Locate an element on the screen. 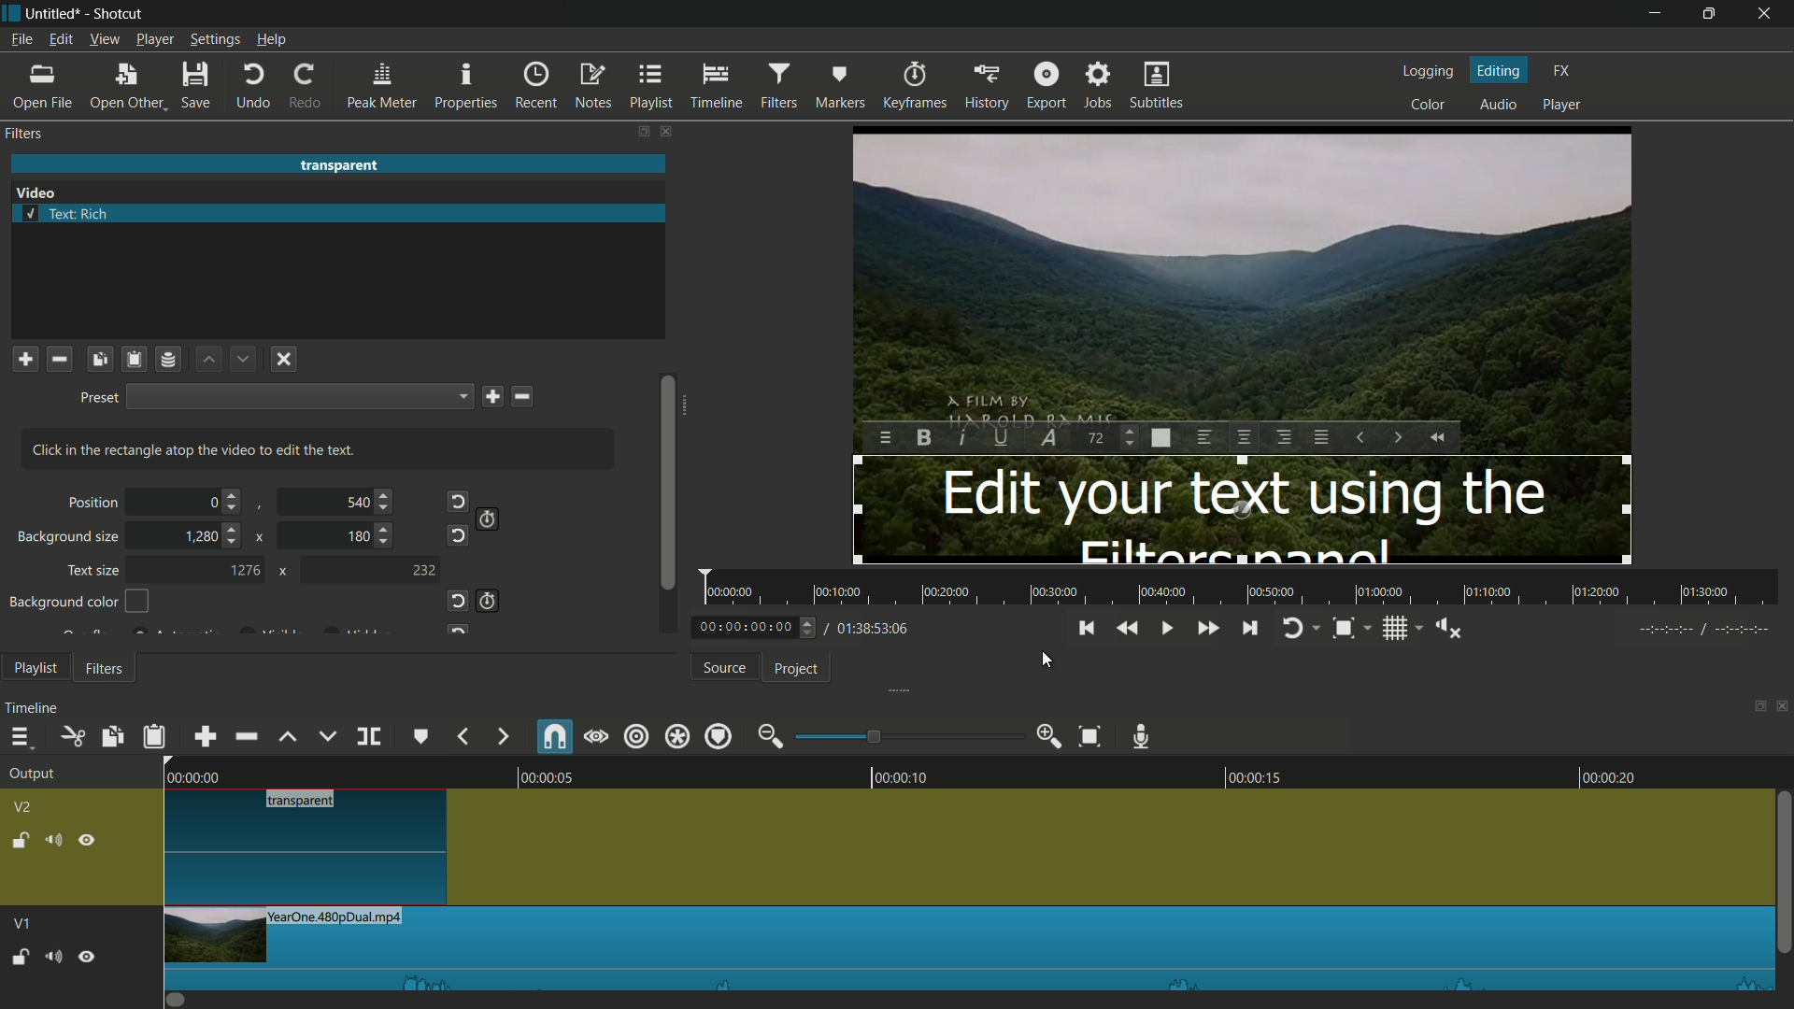 Image resolution: width=1794 pixels, height=1009 pixels. 00:00:00 is located at coordinates (182, 775).